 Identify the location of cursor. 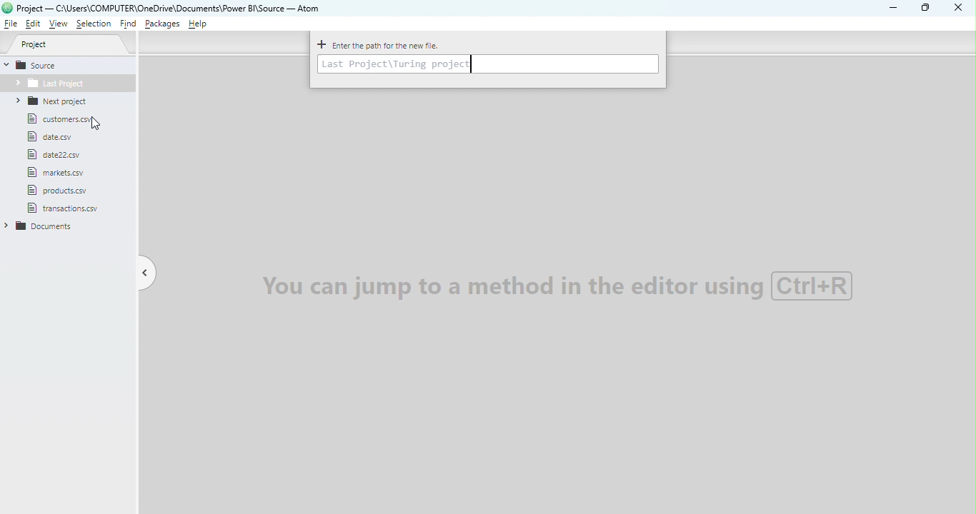
(98, 126).